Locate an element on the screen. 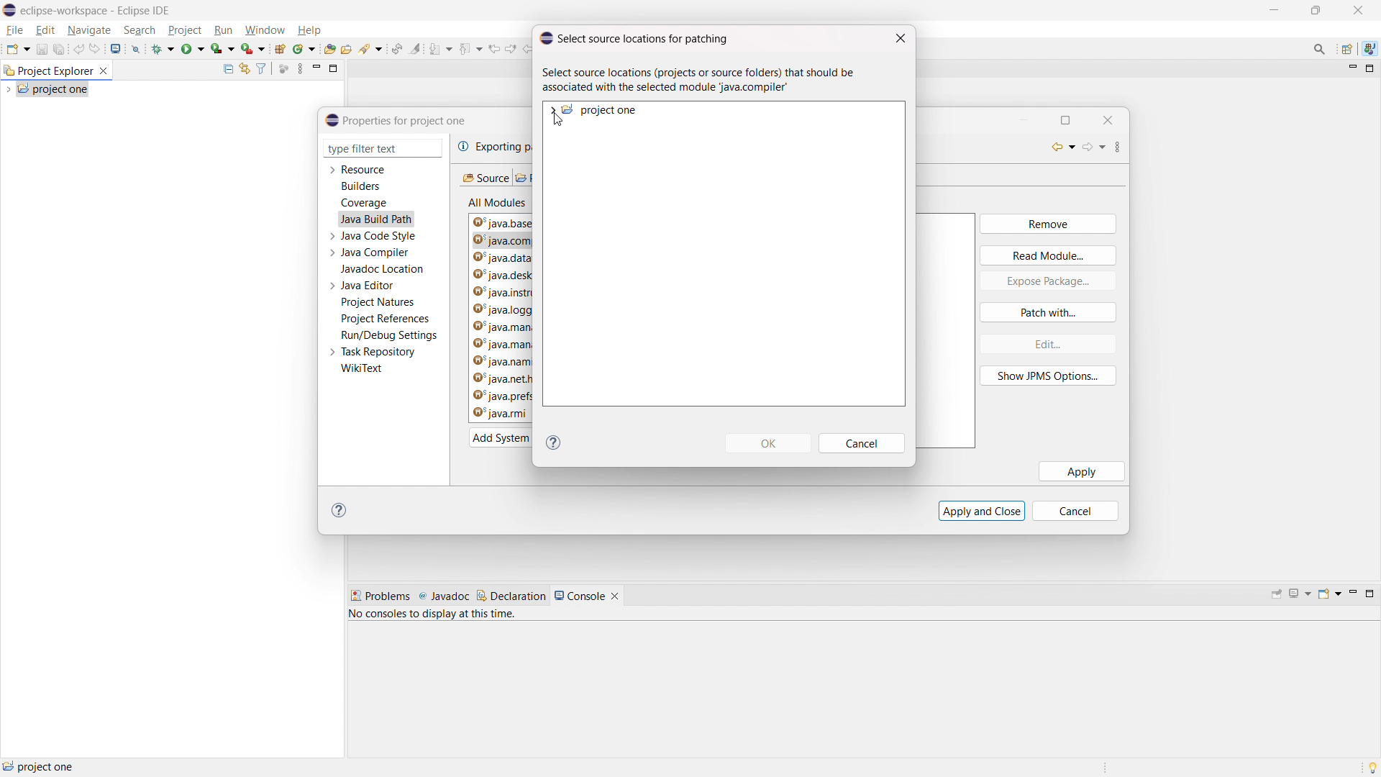  java is located at coordinates (1369, 49).